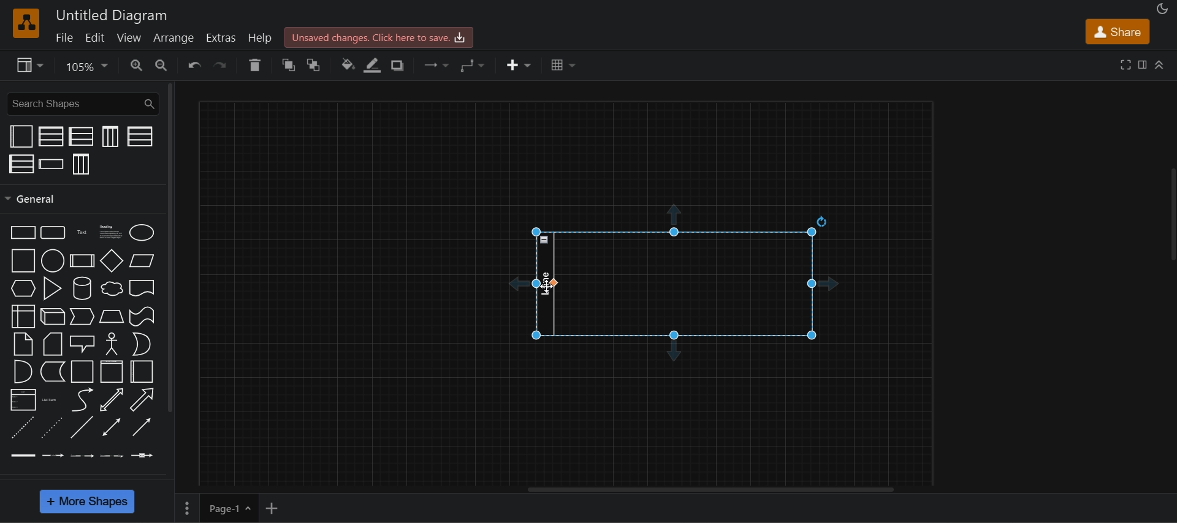 This screenshot has height=523, width=1177. What do you see at coordinates (112, 456) in the screenshot?
I see `connector with 3 labels` at bounding box center [112, 456].